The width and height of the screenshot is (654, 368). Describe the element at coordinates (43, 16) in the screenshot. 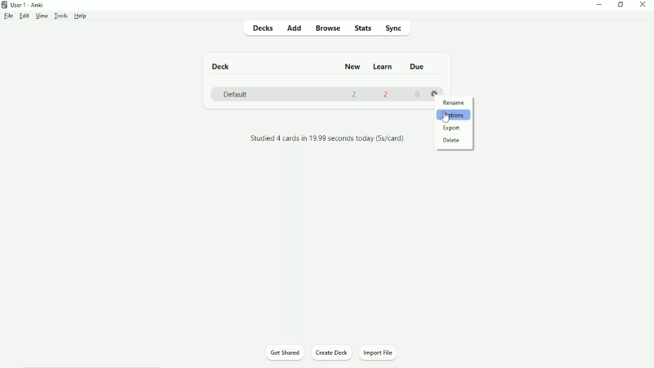

I see `View` at that location.